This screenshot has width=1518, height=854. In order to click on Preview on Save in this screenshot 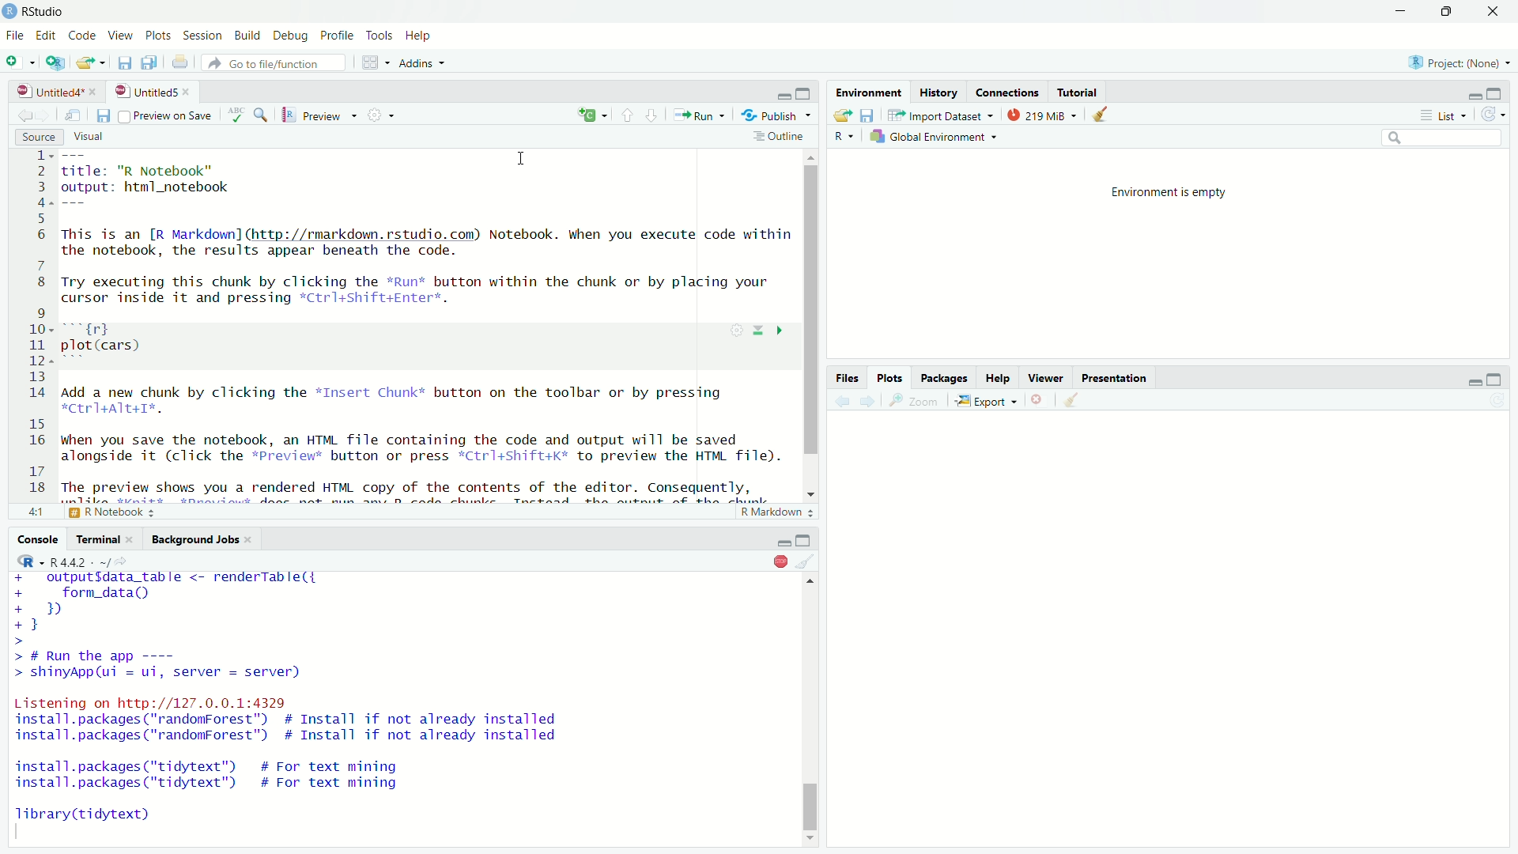, I will do `click(168, 115)`.